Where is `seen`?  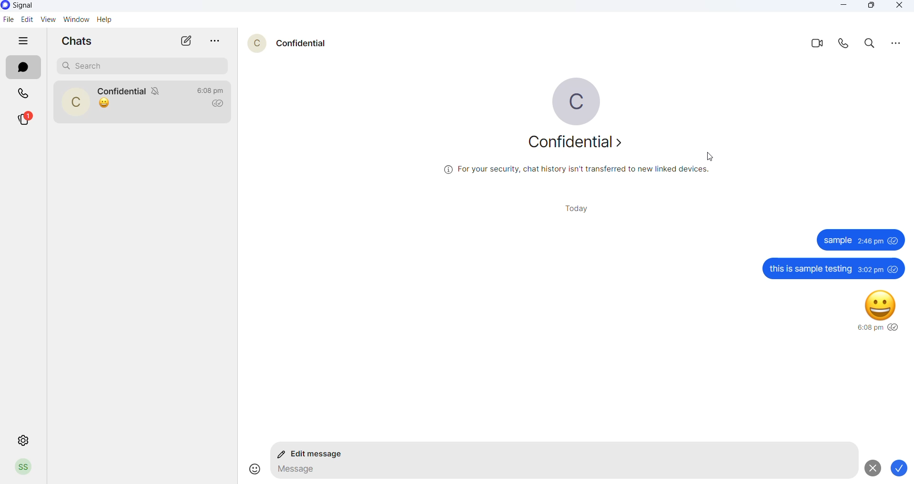
seen is located at coordinates (895, 328).